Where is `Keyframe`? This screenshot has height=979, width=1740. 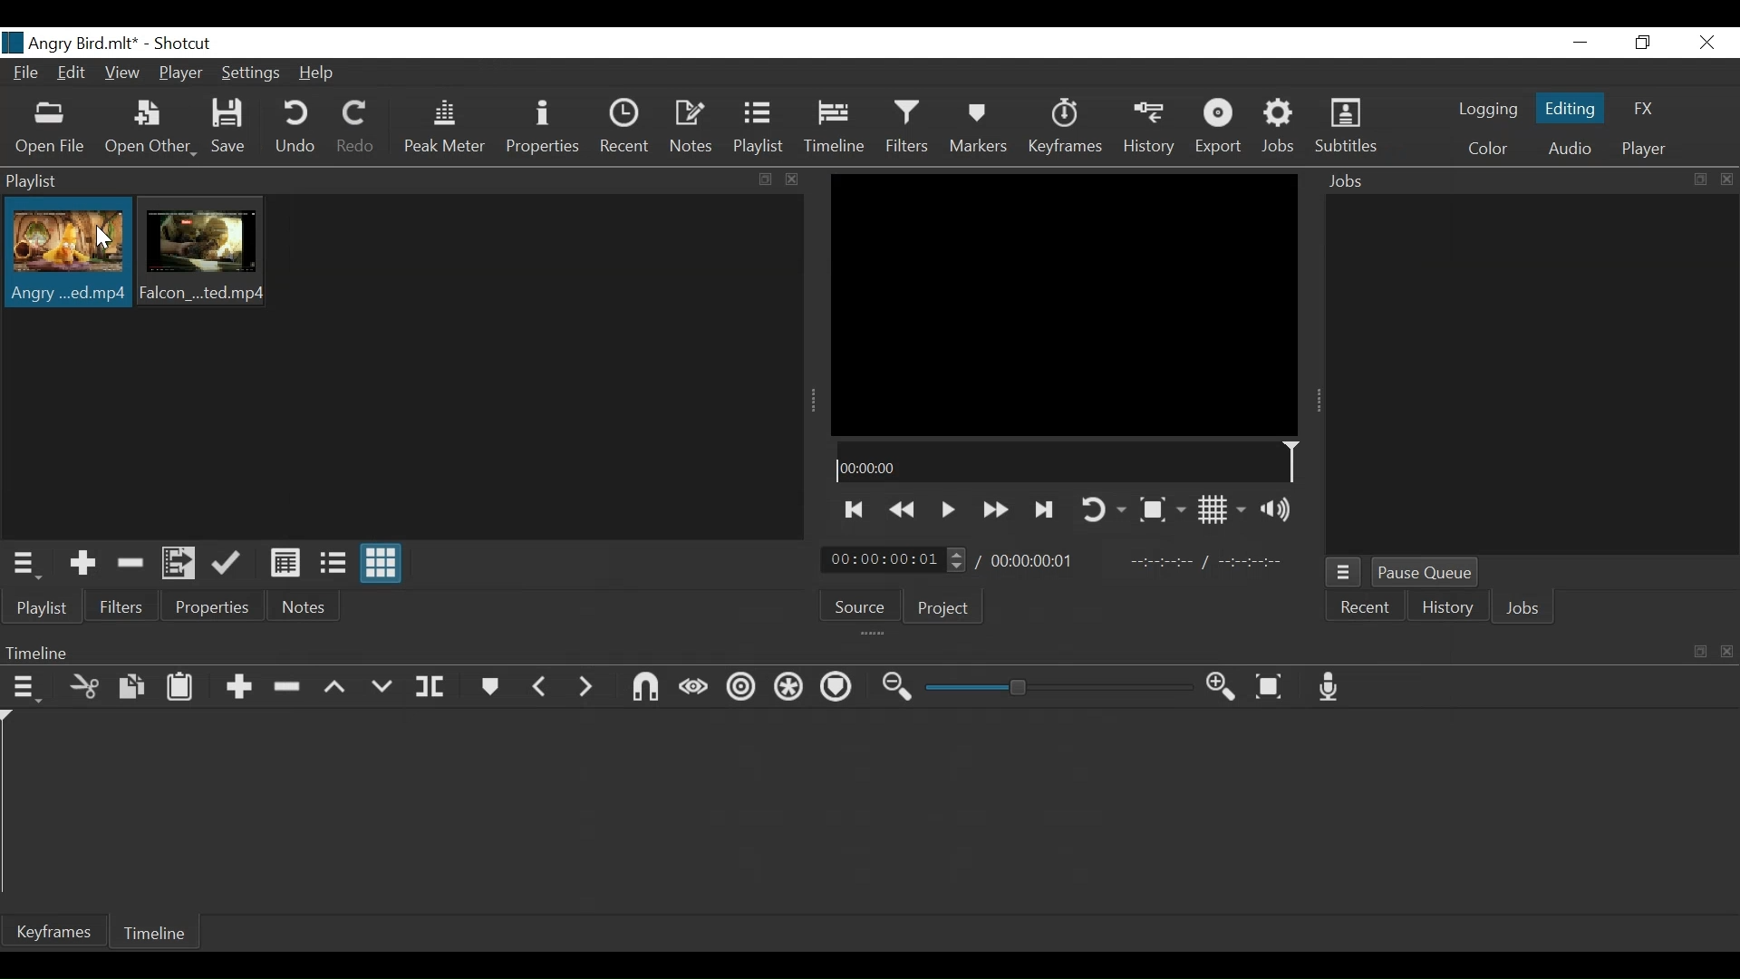 Keyframe is located at coordinates (1068, 128).